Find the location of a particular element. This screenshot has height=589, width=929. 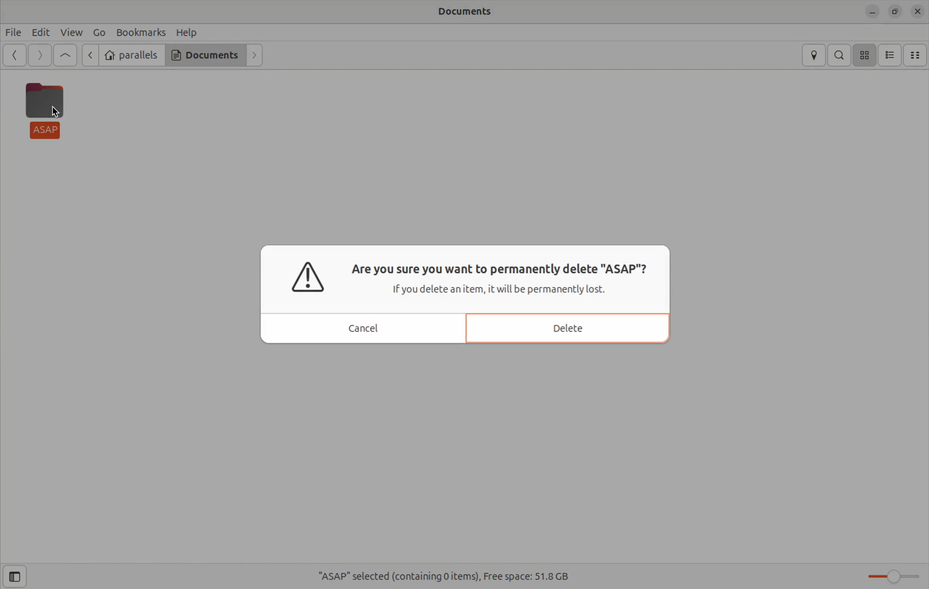

Documents is located at coordinates (467, 13).